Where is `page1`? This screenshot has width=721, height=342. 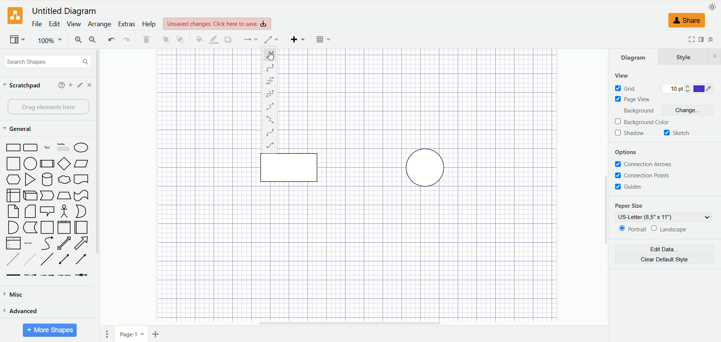 page1 is located at coordinates (132, 334).